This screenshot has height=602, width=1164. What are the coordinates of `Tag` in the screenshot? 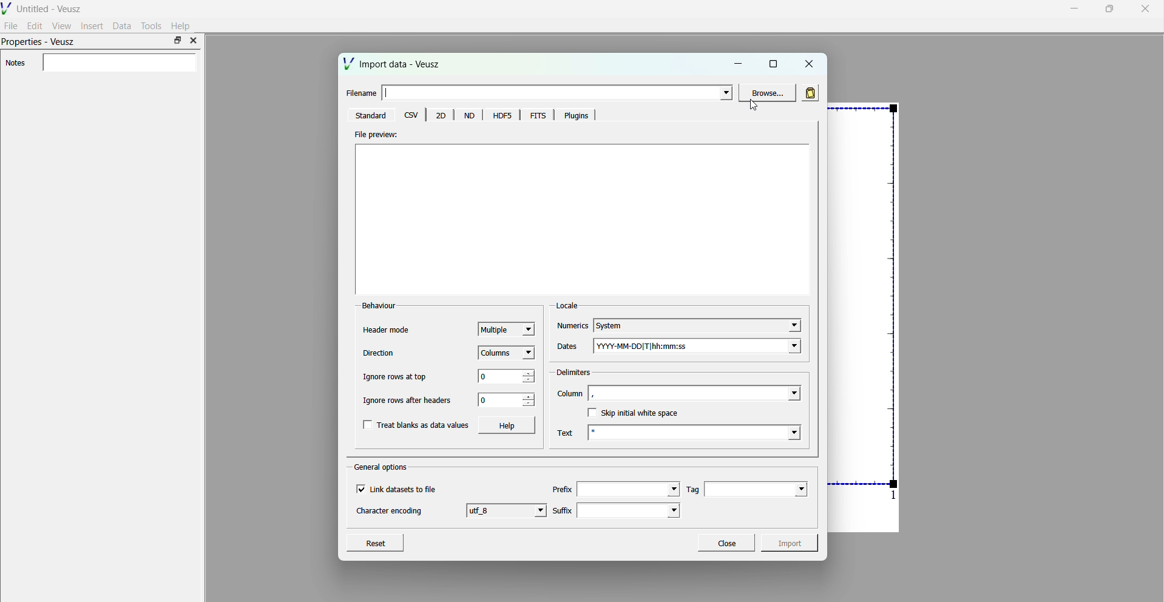 It's located at (694, 489).